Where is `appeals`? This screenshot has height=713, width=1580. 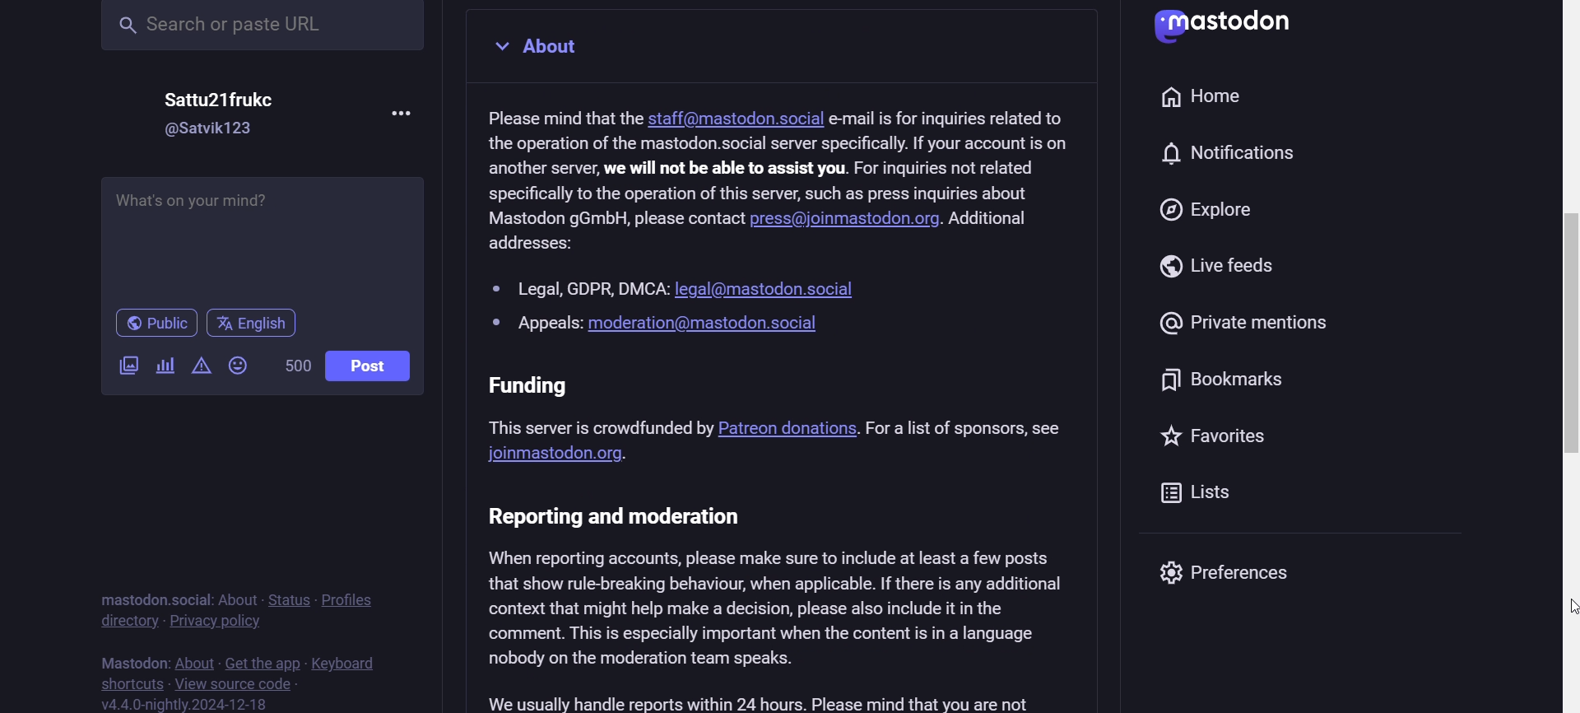
appeals is located at coordinates (537, 325).